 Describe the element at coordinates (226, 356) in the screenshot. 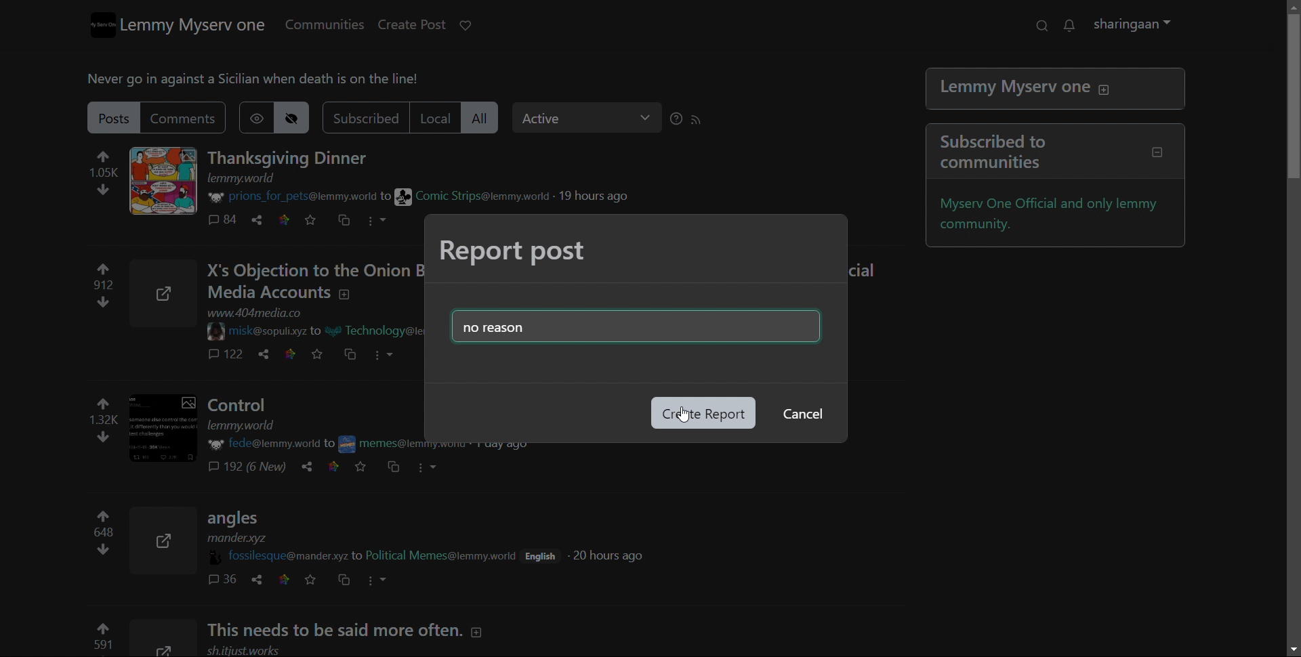

I see `comments` at that location.